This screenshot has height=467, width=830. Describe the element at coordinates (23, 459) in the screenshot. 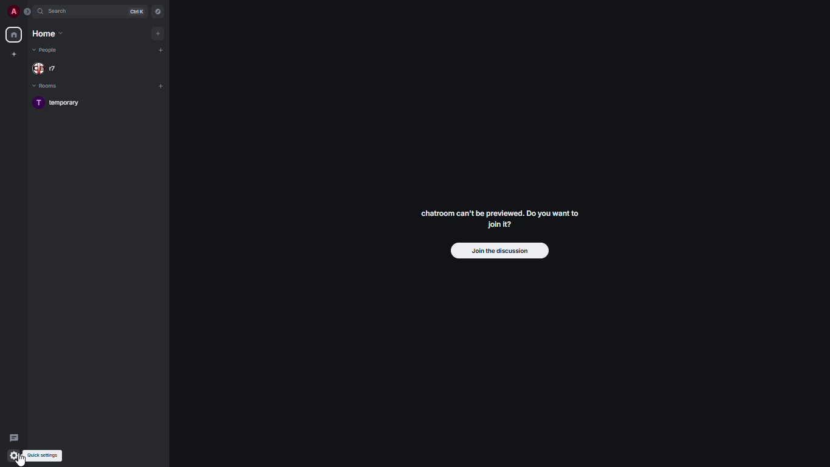

I see `cursor` at that location.